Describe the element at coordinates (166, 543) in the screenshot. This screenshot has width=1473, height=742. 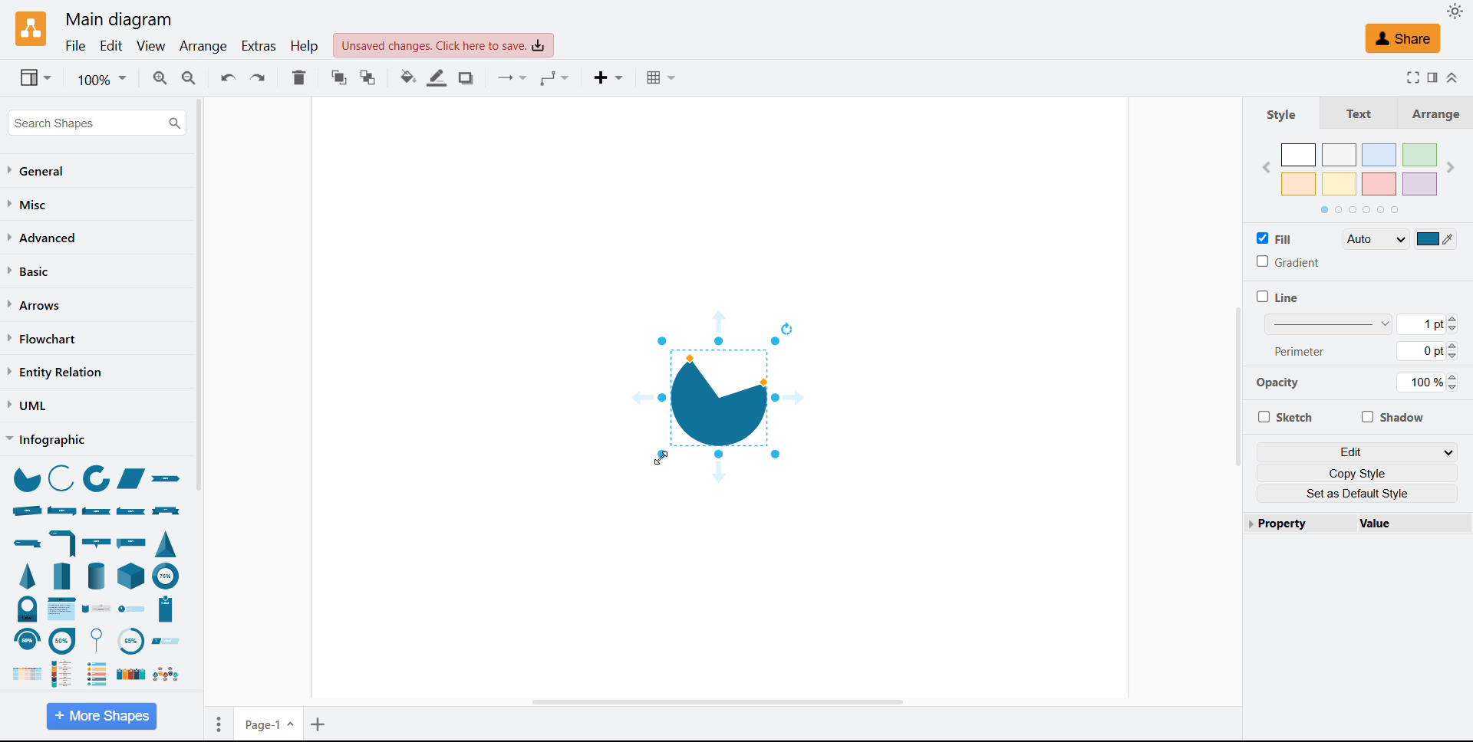
I see `triangle` at that location.